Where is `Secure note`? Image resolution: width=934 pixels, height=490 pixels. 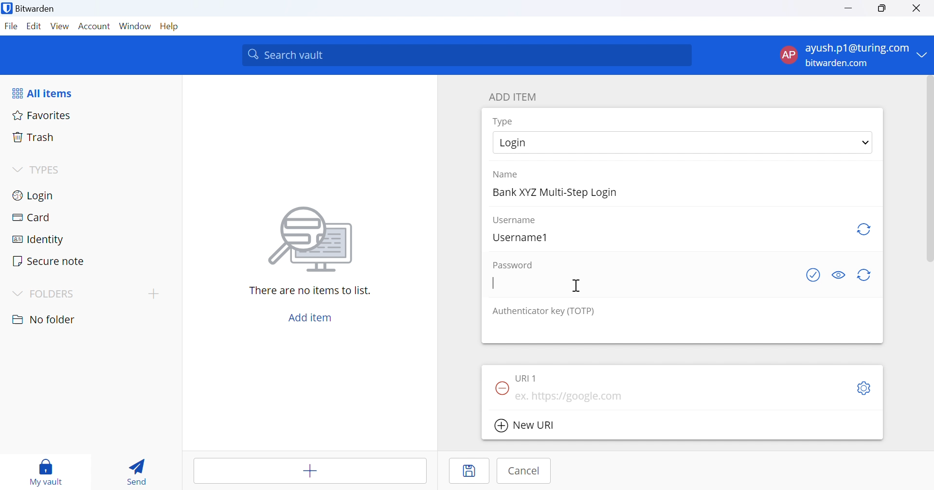
Secure note is located at coordinates (50, 262).